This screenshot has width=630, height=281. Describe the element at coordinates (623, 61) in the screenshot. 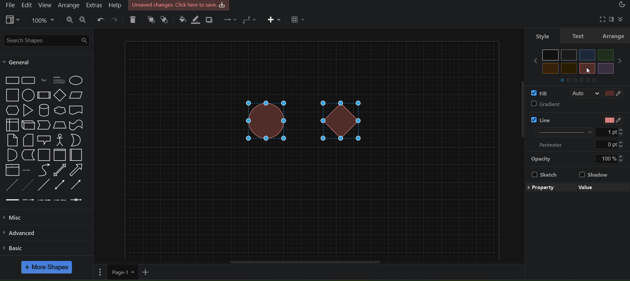

I see `` at that location.